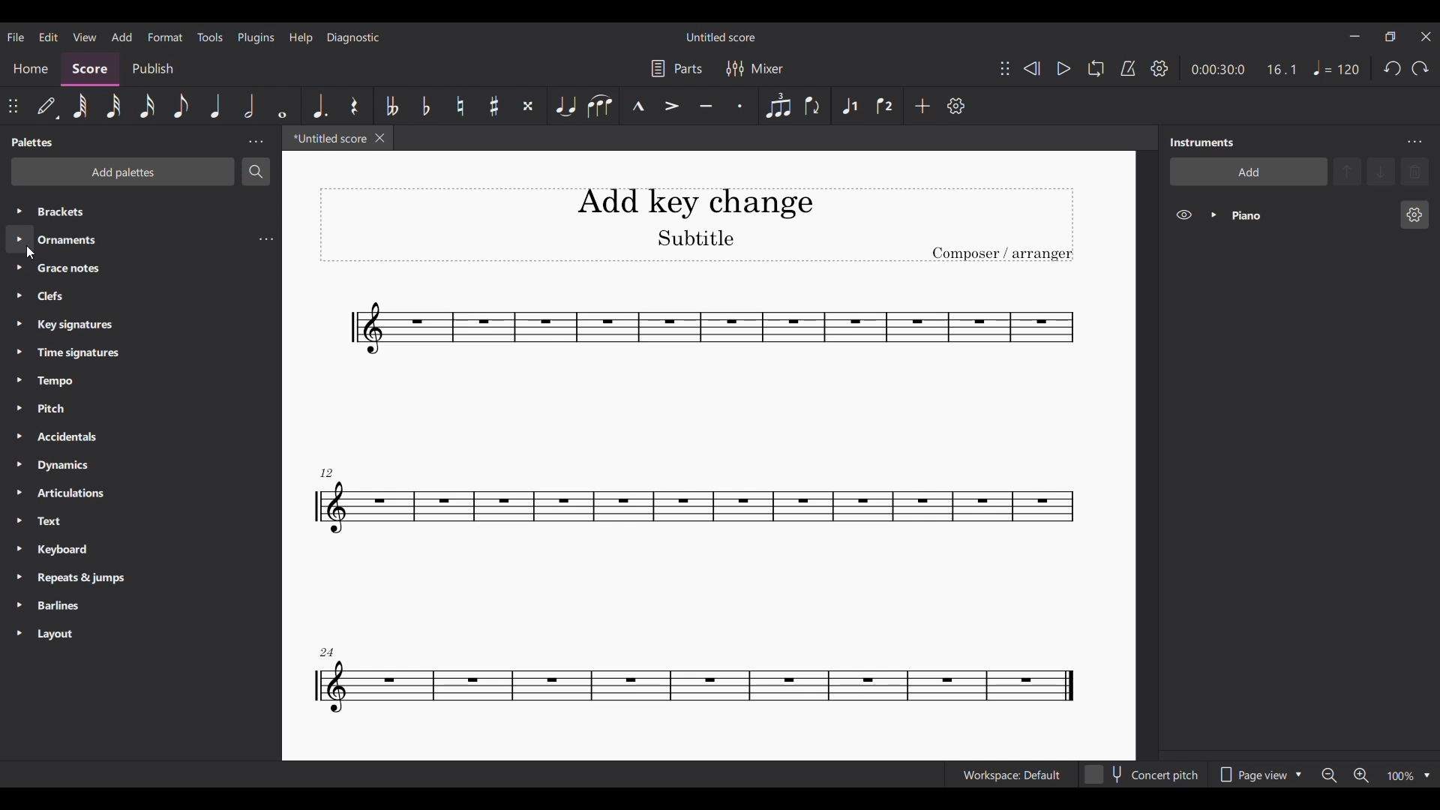 The height and width of the screenshot is (810, 1440). What do you see at coordinates (637, 106) in the screenshot?
I see `Marcato` at bounding box center [637, 106].